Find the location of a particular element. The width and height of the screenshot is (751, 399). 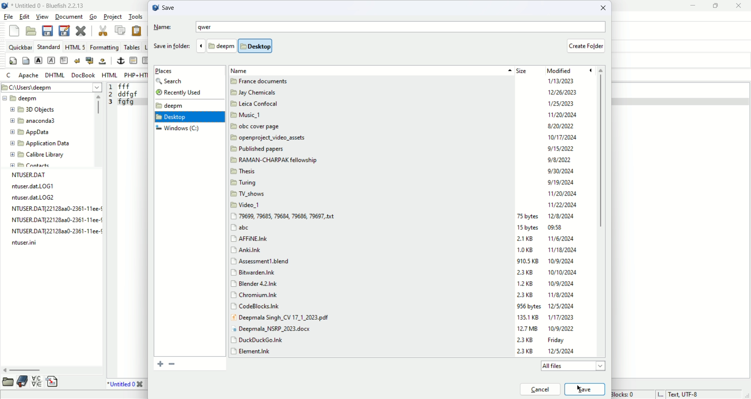

deepm is located at coordinates (176, 104).